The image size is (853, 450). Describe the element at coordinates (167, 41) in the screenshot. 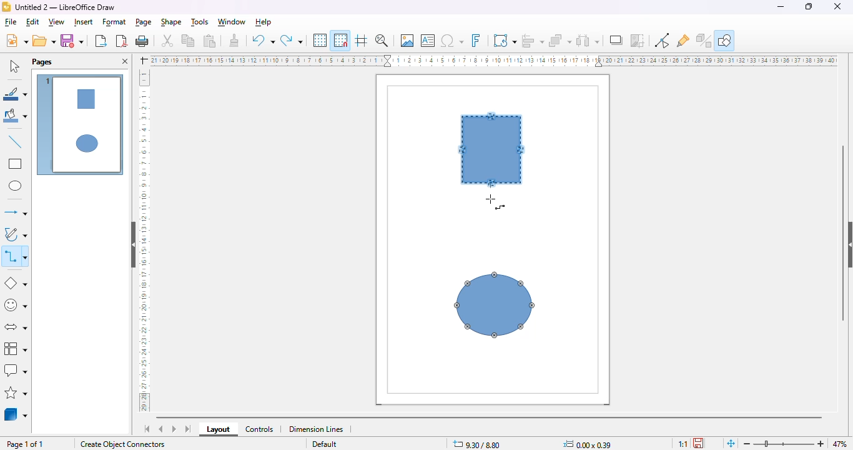

I see `cut` at that location.